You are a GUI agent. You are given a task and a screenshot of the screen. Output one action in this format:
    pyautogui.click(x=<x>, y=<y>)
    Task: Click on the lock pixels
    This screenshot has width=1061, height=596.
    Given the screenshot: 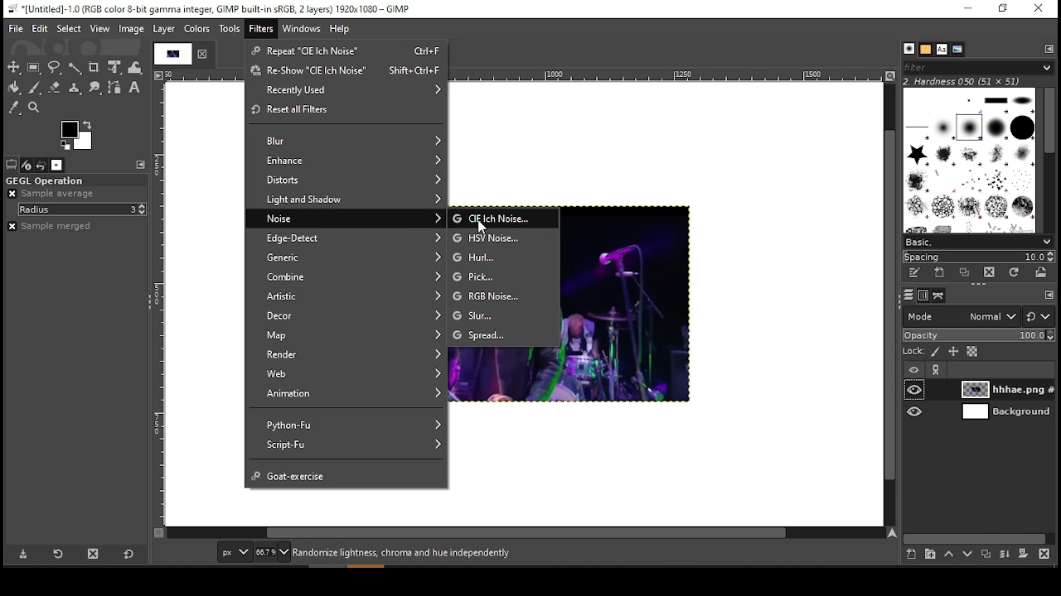 What is the action you would take?
    pyautogui.click(x=933, y=352)
    